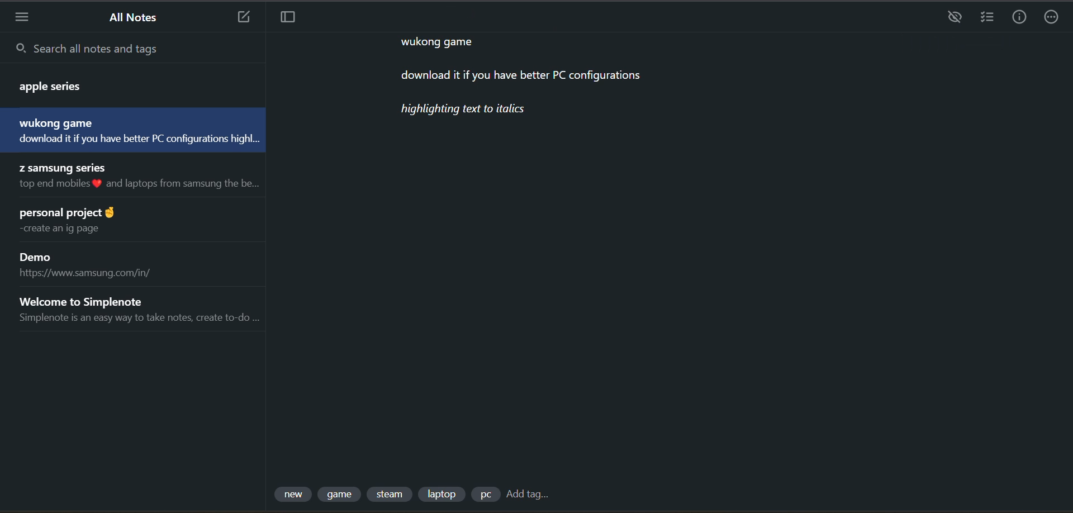 This screenshot has width=1073, height=513. What do you see at coordinates (137, 19) in the screenshot?
I see `all notes` at bounding box center [137, 19].